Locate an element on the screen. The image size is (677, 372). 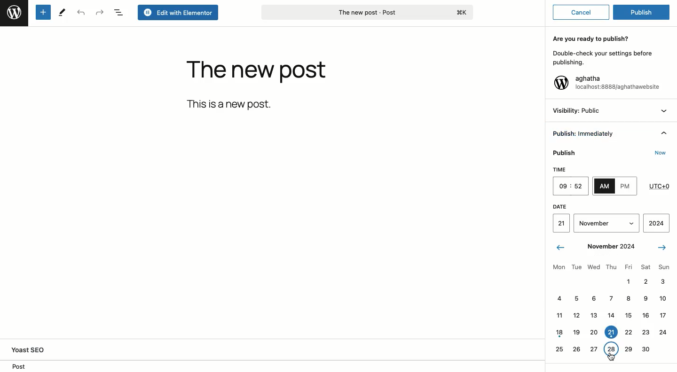
Are you ready to publish? is located at coordinates (591, 39).